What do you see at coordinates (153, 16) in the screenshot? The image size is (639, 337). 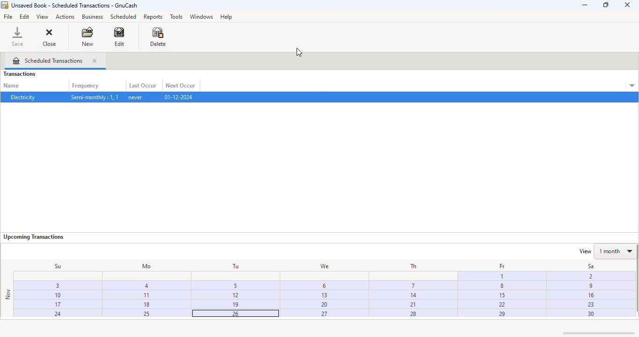 I see `reports` at bounding box center [153, 16].